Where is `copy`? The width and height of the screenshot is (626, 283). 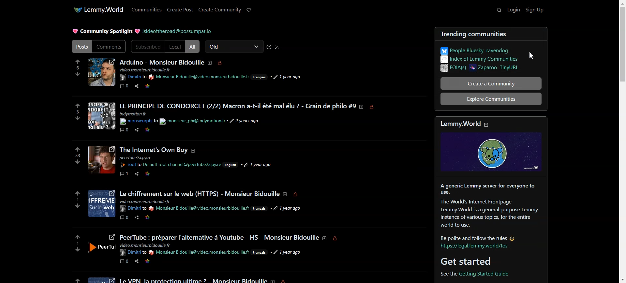
copy is located at coordinates (171, 219).